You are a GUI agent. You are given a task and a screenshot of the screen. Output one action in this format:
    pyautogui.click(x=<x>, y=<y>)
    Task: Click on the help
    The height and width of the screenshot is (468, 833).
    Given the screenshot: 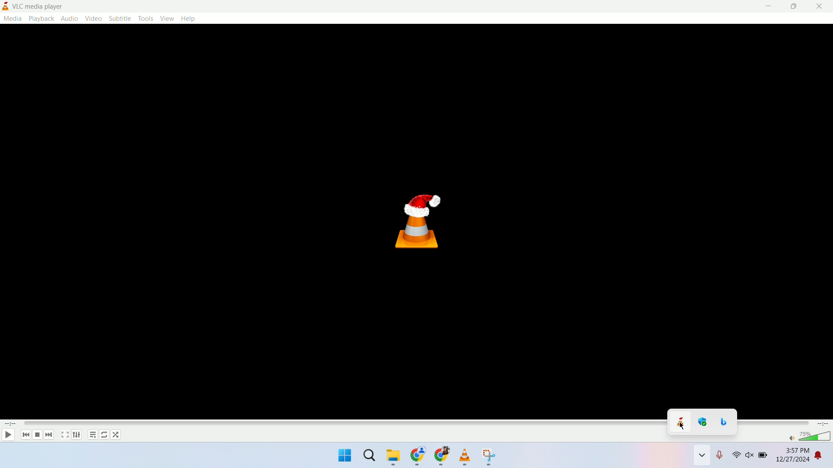 What is the action you would take?
    pyautogui.click(x=188, y=18)
    